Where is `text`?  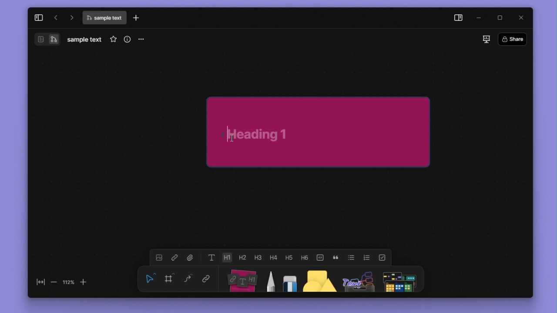
text is located at coordinates (212, 257).